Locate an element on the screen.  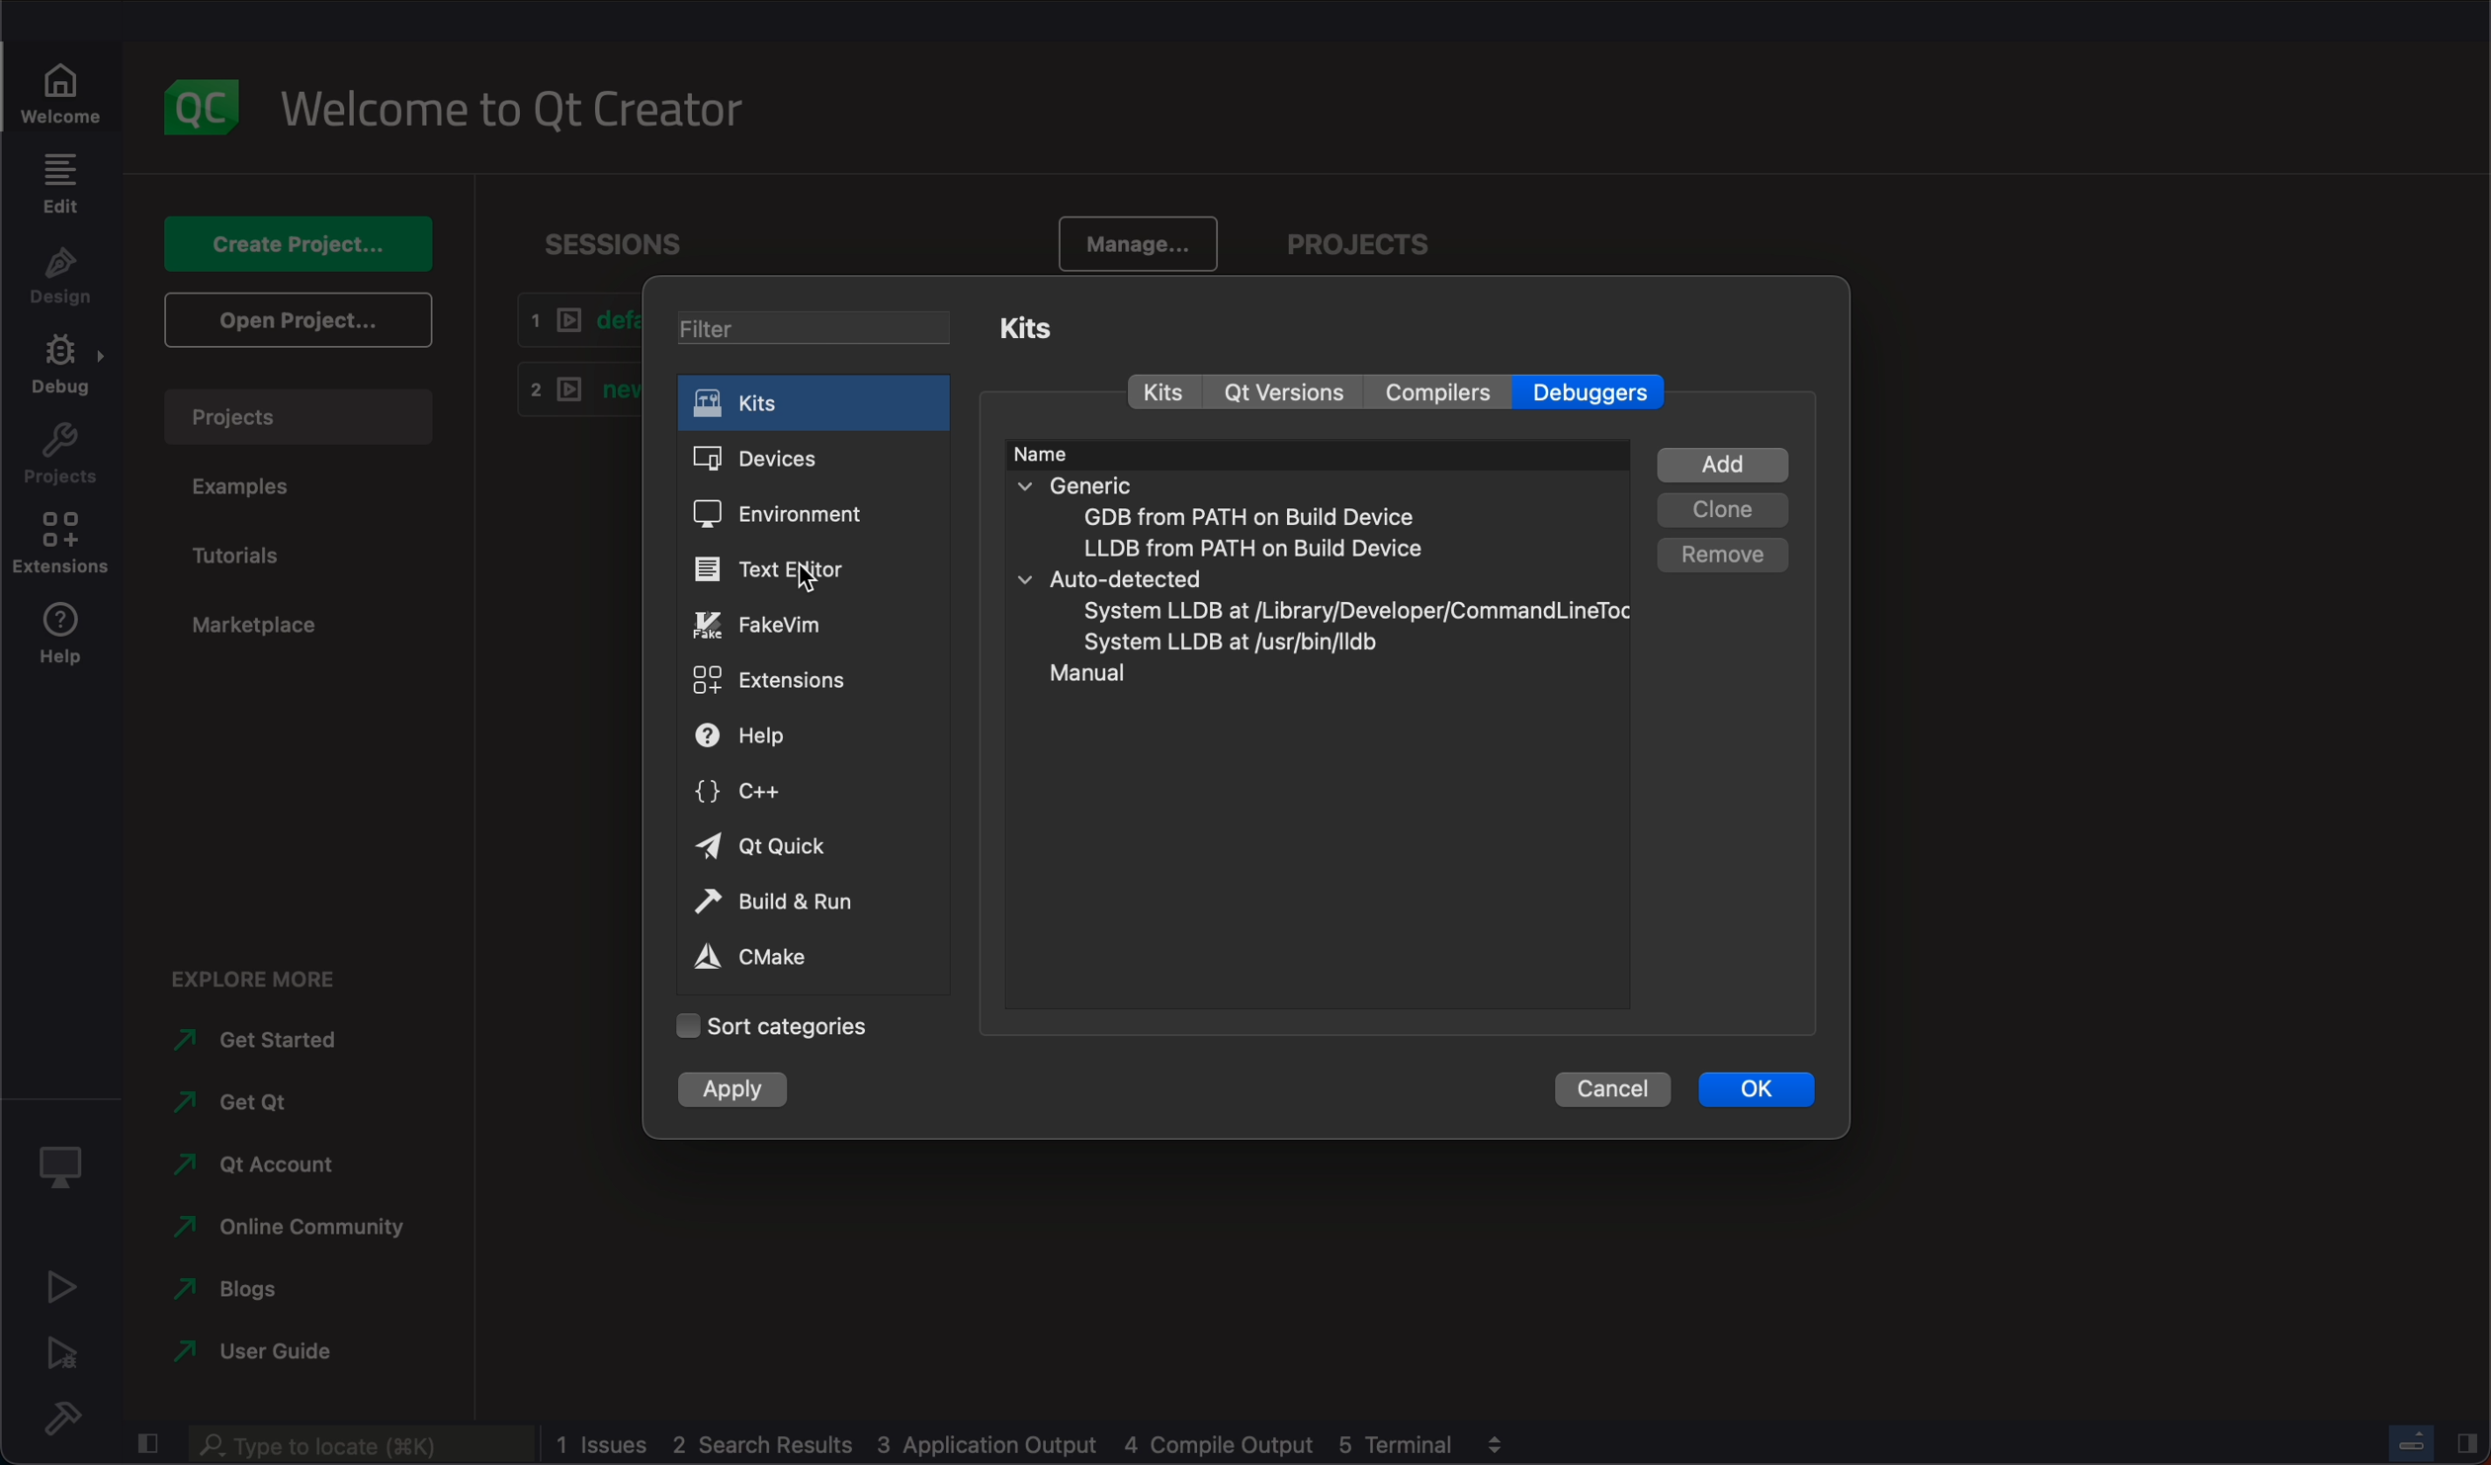
create project is located at coordinates (300, 242).